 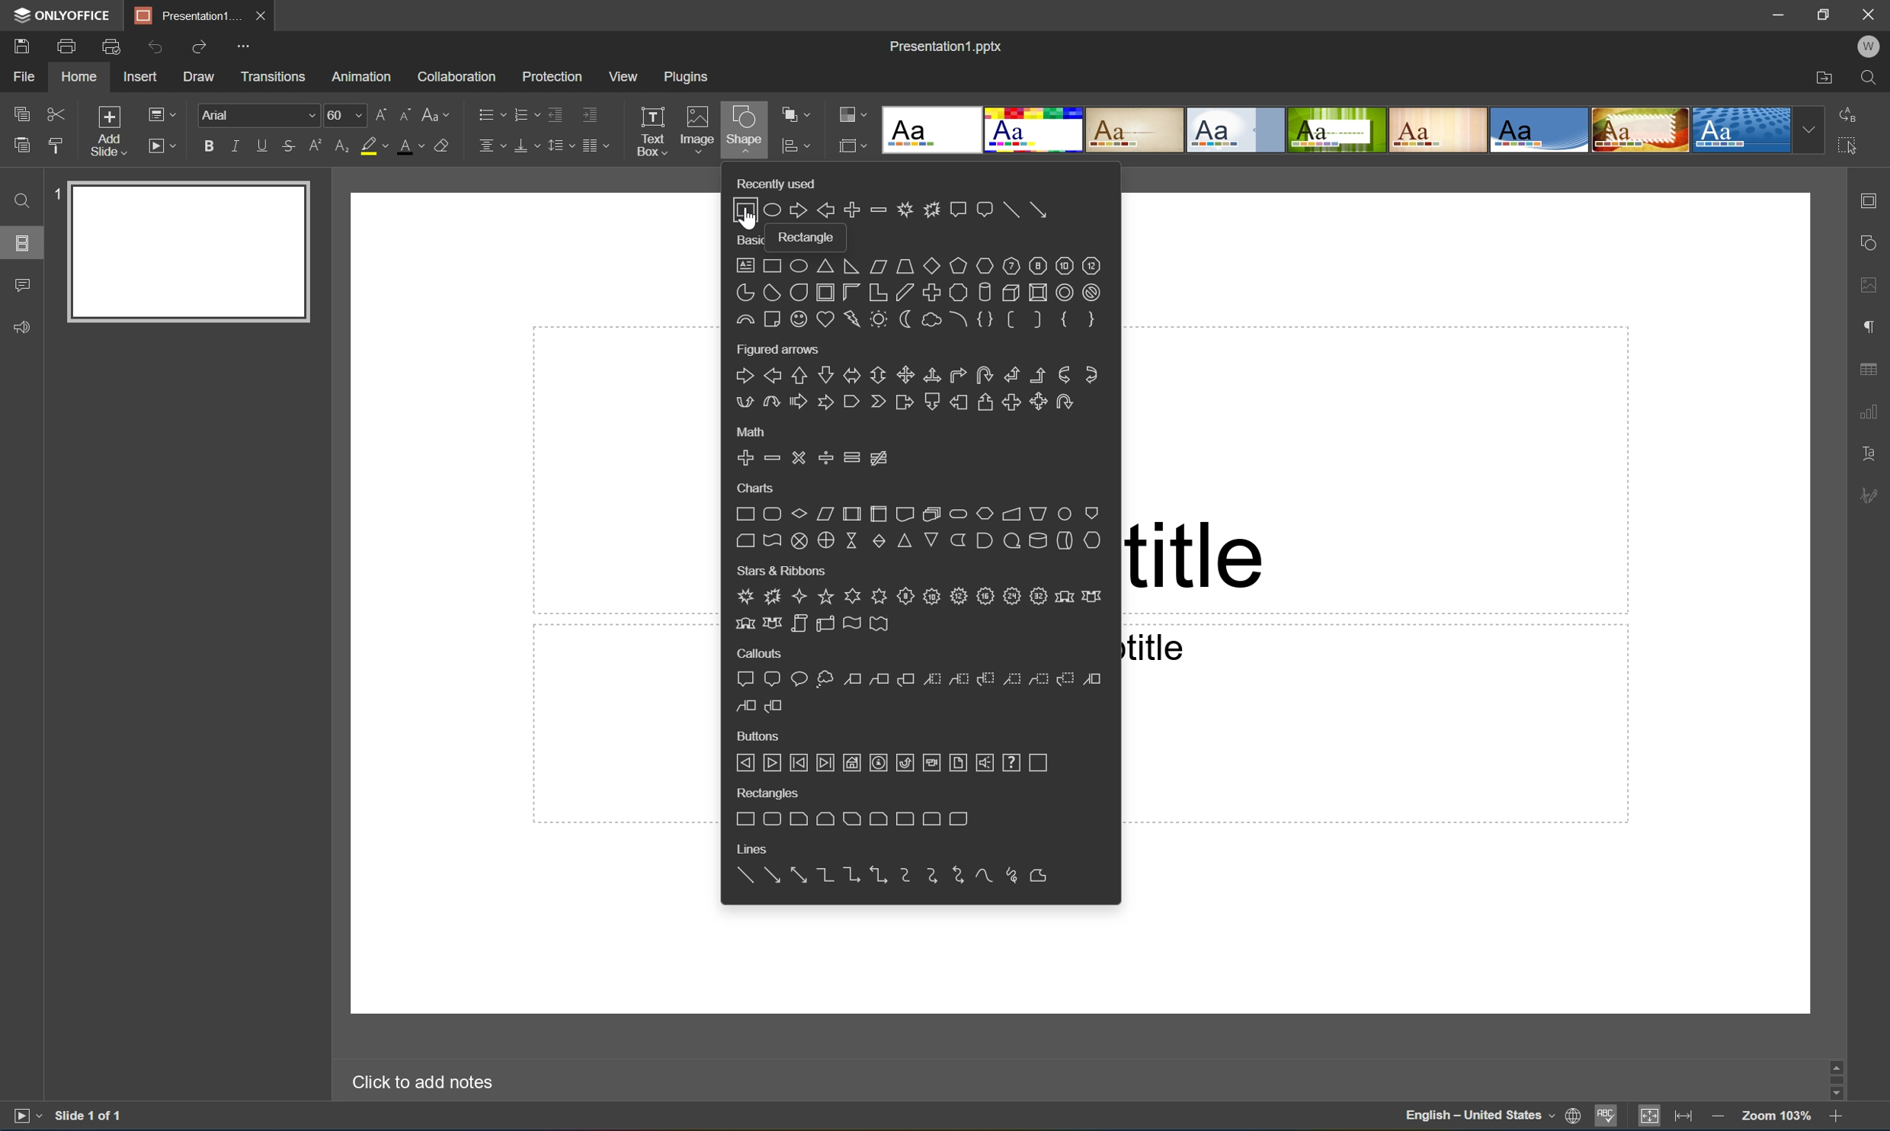 I want to click on Comments, so click(x=23, y=286).